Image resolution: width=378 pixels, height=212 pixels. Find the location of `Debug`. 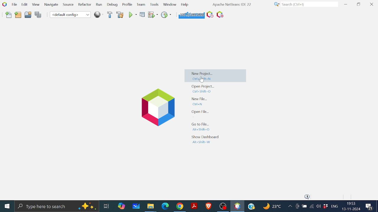

Debug is located at coordinates (142, 14).